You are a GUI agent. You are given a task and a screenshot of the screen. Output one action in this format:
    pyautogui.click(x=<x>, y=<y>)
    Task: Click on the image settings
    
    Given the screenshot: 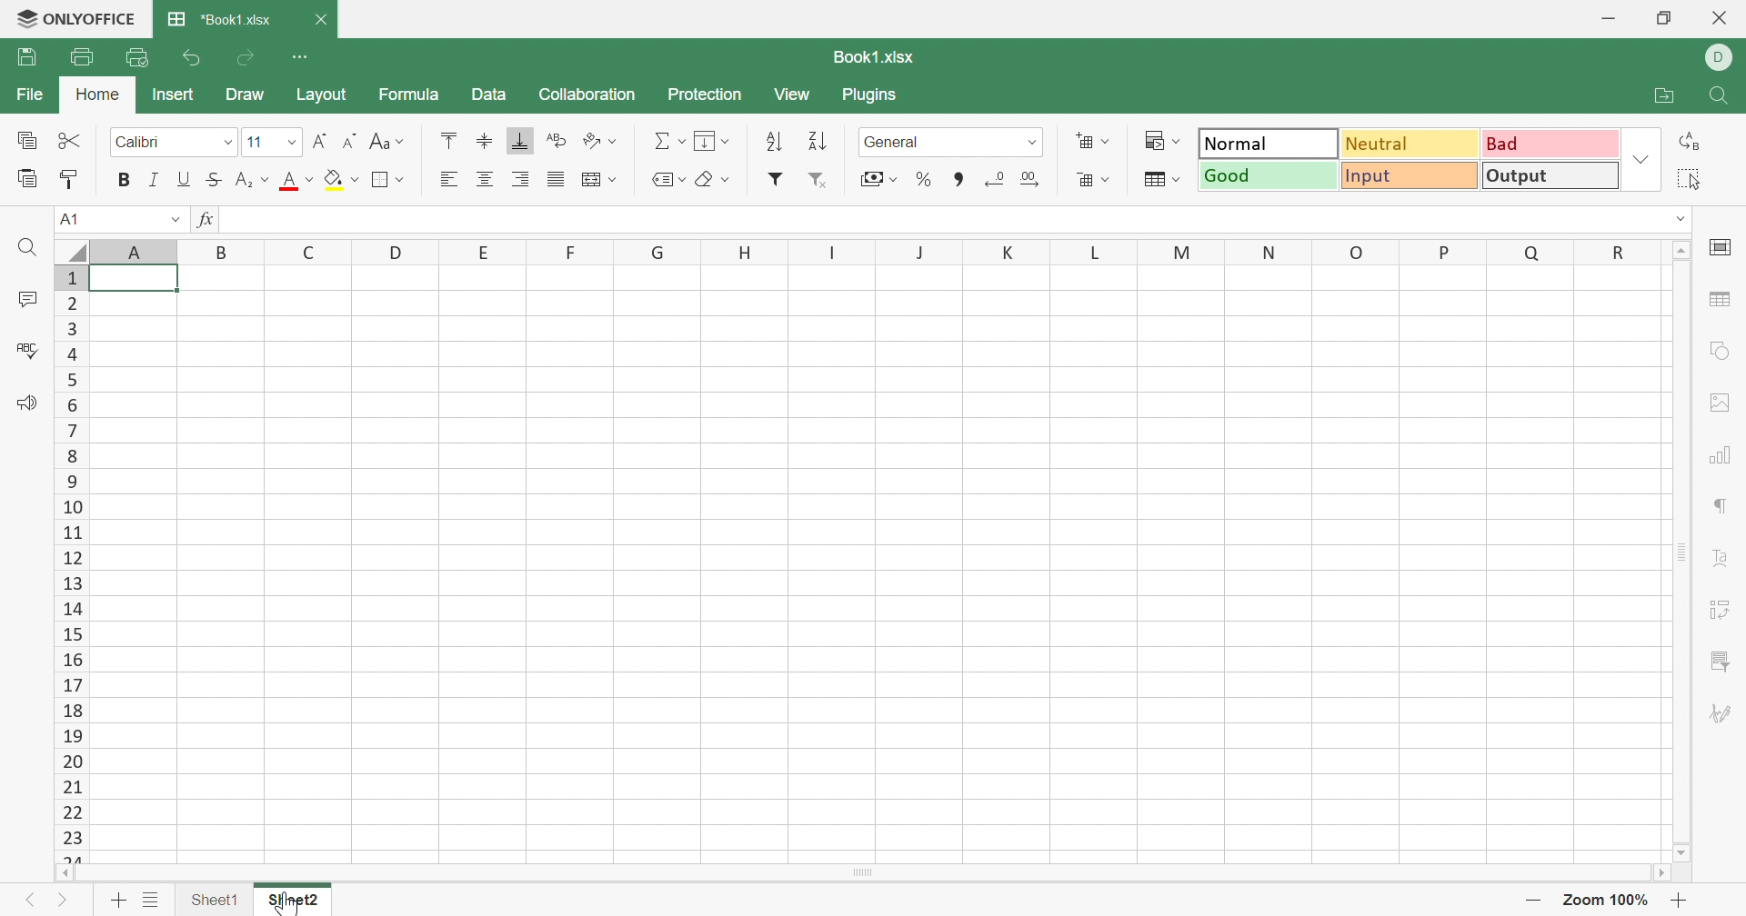 What is the action you would take?
    pyautogui.click(x=1725, y=401)
    